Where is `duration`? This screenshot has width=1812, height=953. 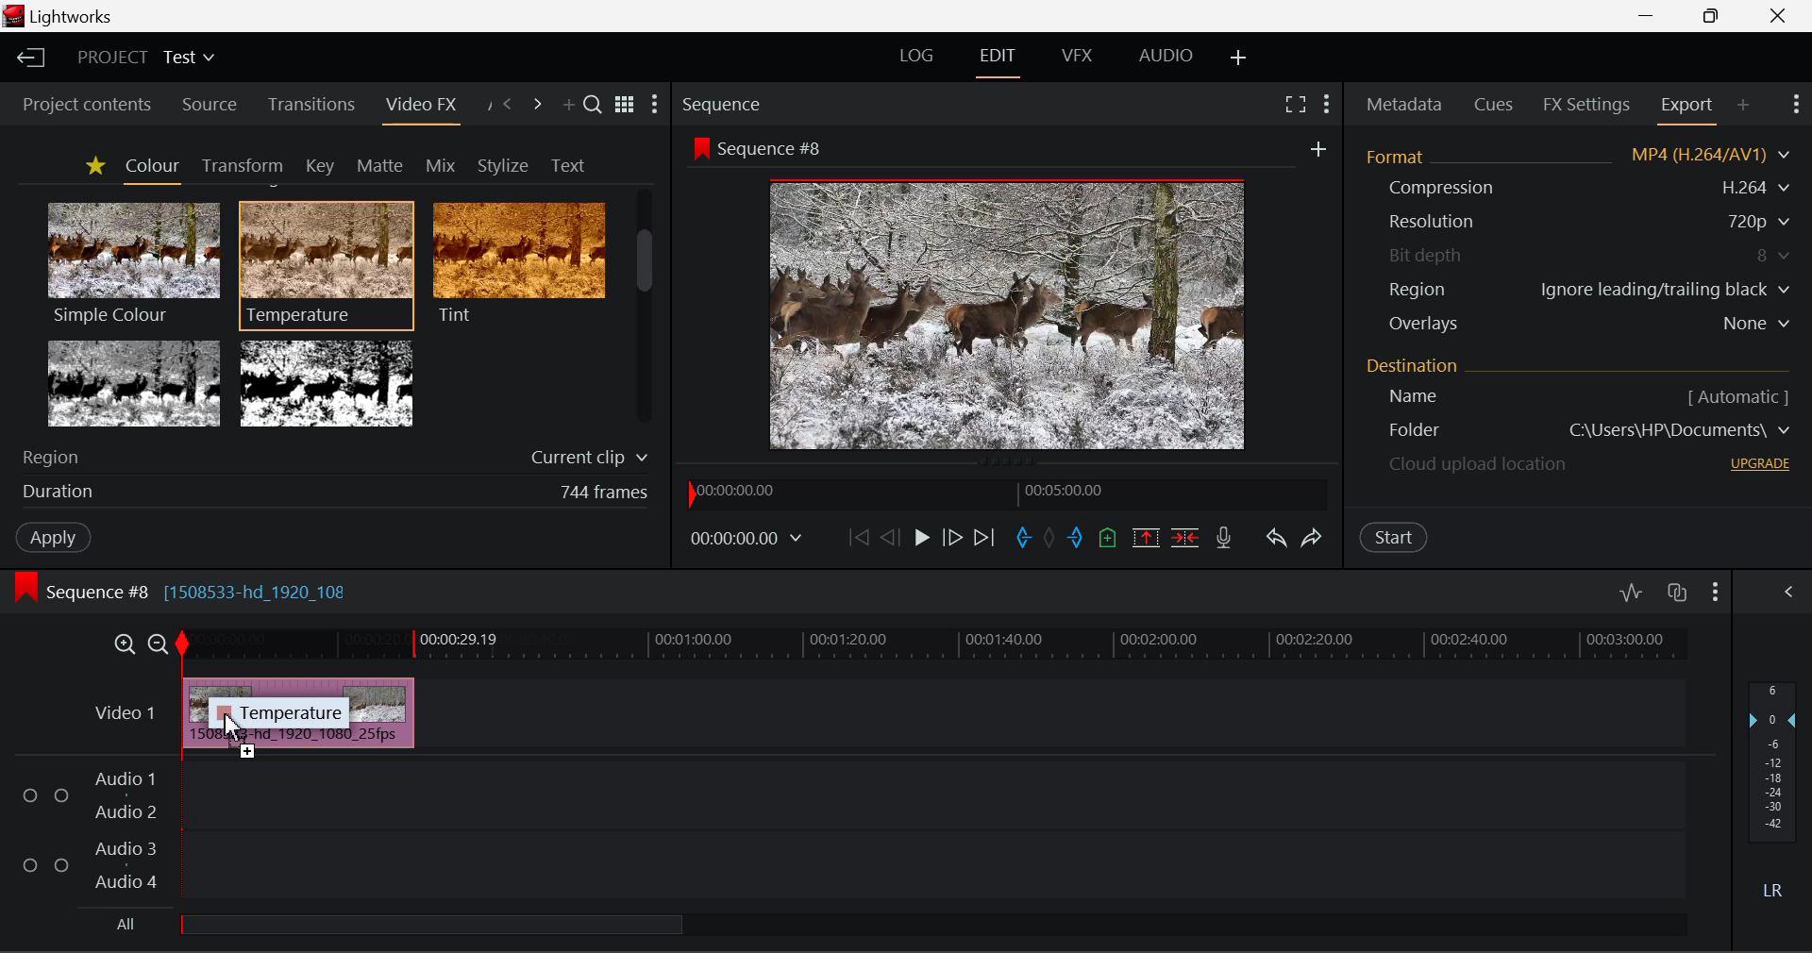 duration is located at coordinates (53, 493).